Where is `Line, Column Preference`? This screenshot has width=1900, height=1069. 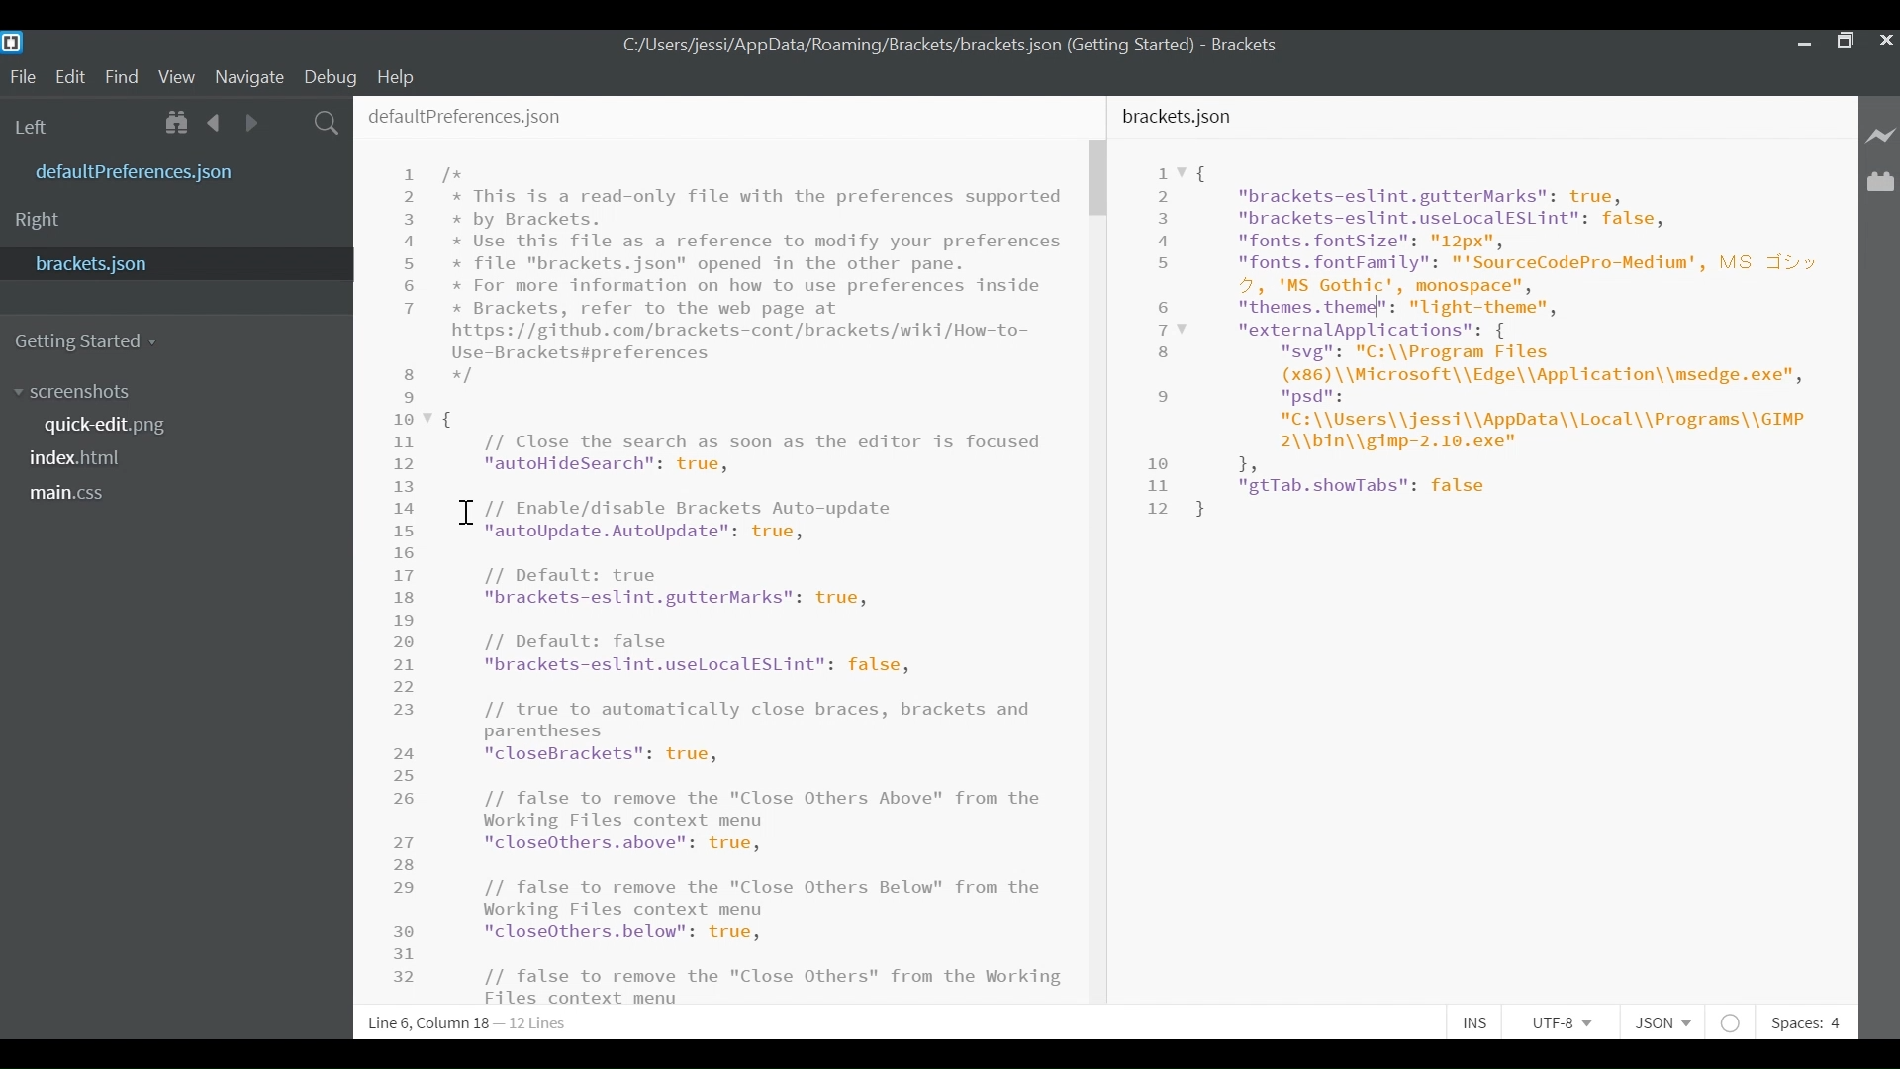 Line, Column Preference is located at coordinates (464, 1023).